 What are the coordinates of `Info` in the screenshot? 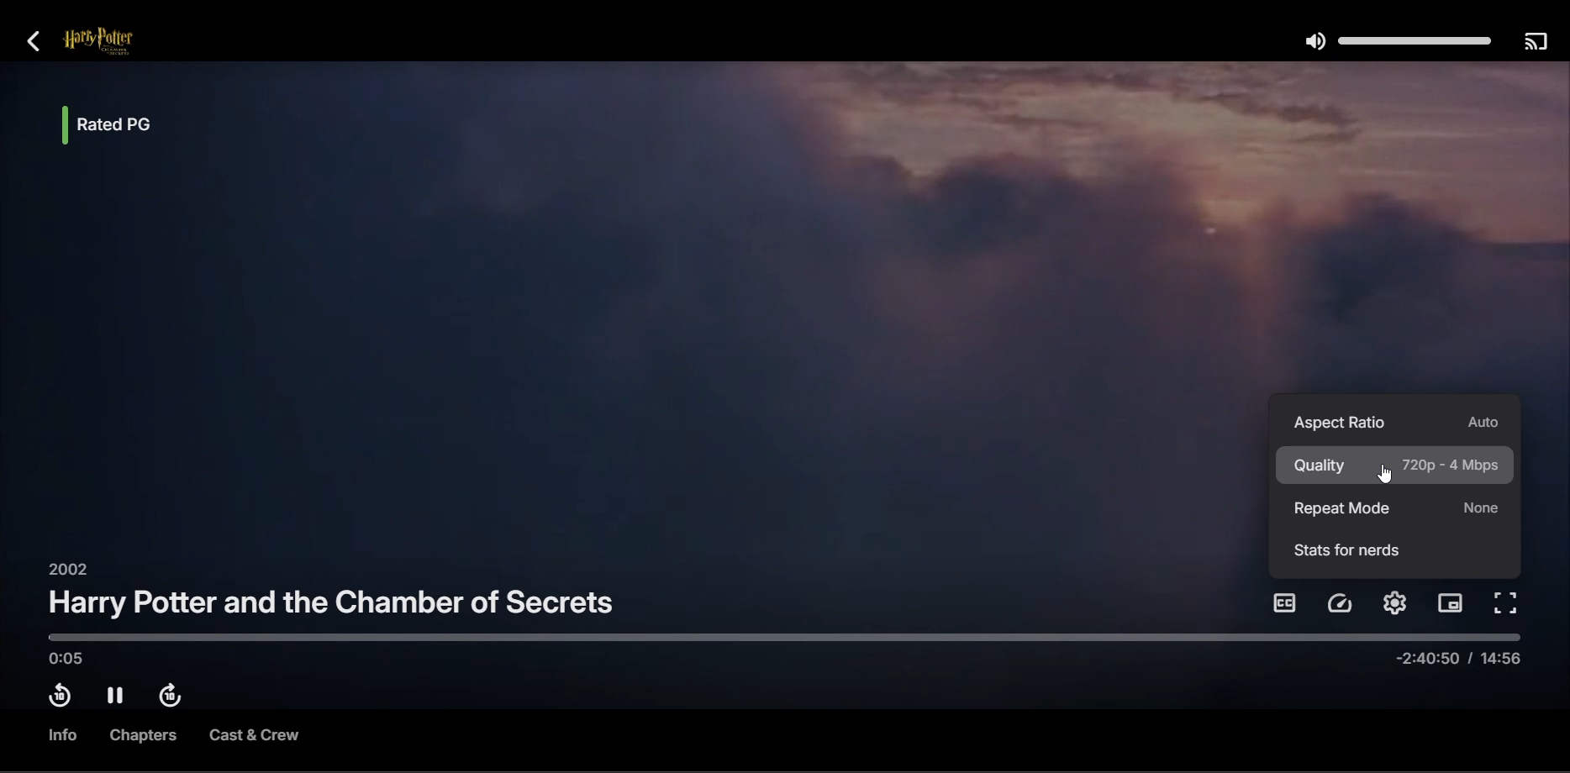 It's located at (59, 735).